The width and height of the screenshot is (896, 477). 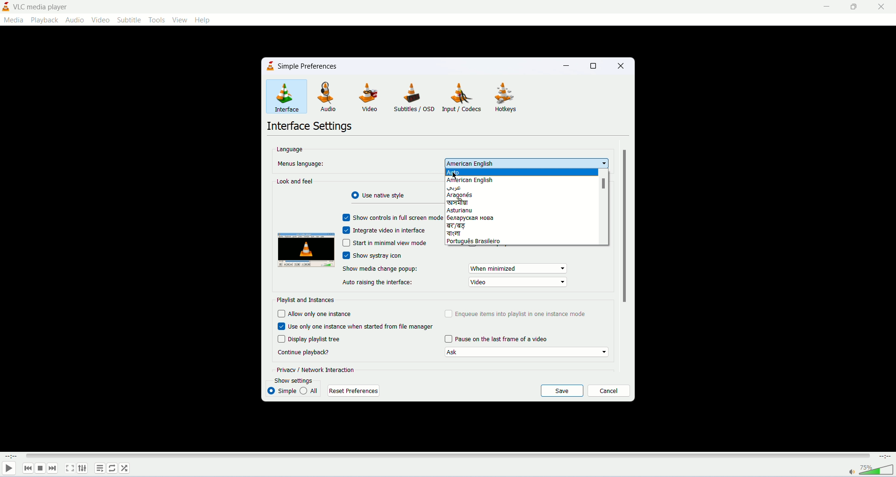 What do you see at coordinates (282, 390) in the screenshot?
I see `simple` at bounding box center [282, 390].